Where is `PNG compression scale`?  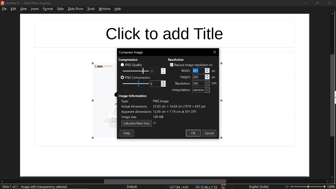
PNG compression scale is located at coordinates (135, 83).